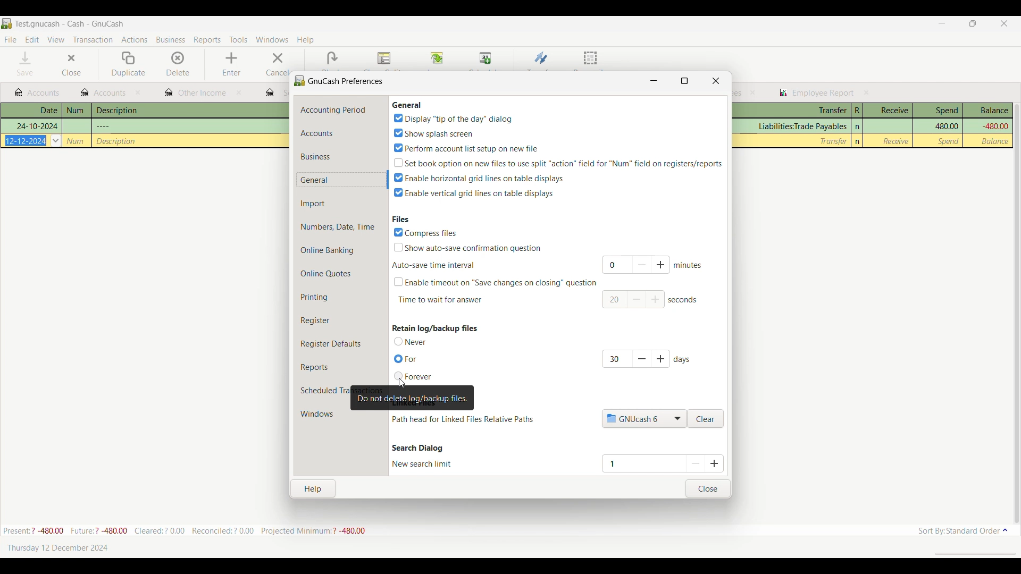 The image size is (1021, 574). What do you see at coordinates (31, 111) in the screenshot?
I see `Date column` at bounding box center [31, 111].